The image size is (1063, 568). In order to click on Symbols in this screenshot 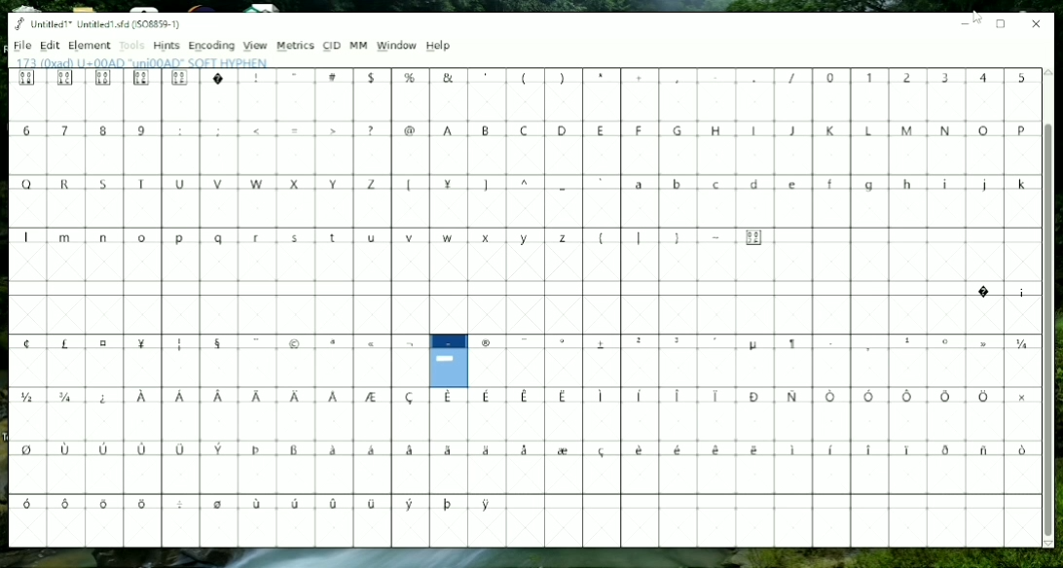, I will do `click(682, 238)`.